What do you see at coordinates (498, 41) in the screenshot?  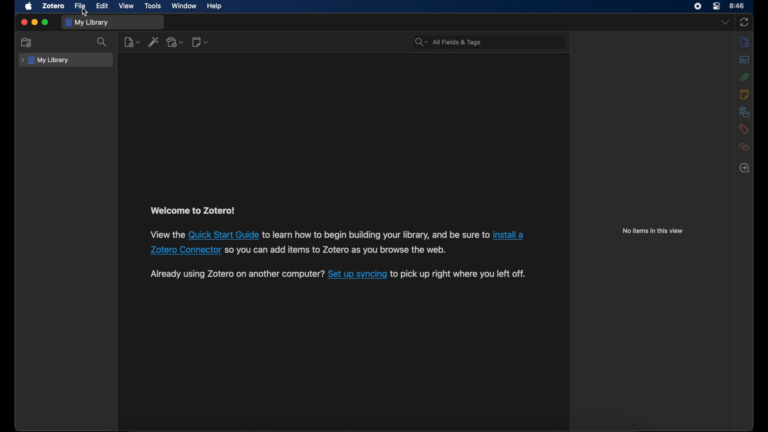 I see `search bar input` at bounding box center [498, 41].